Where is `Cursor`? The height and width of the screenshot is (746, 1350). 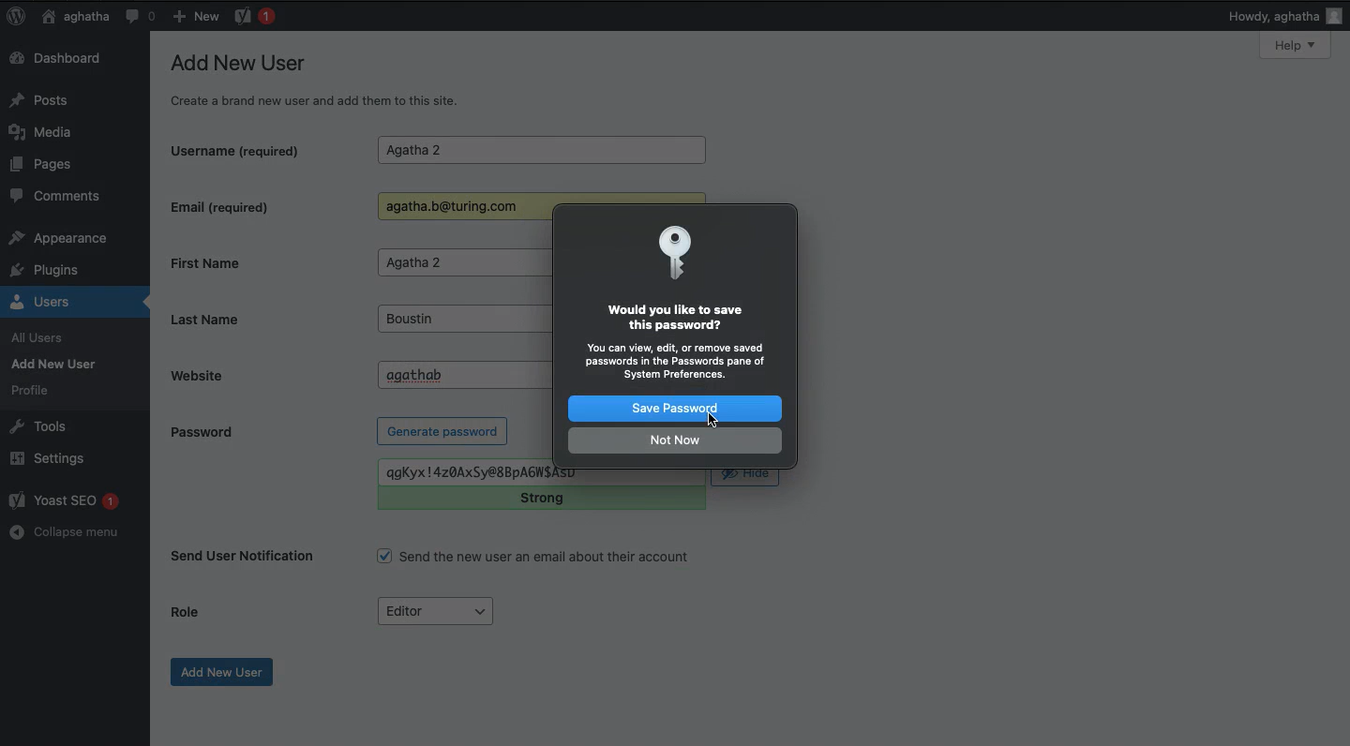
Cursor is located at coordinates (711, 419).